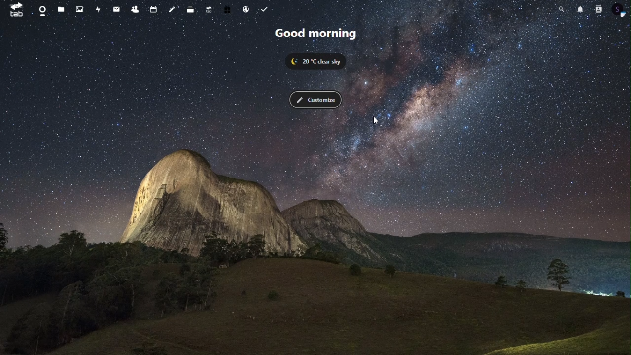 This screenshot has height=355, width=631. Describe the element at coordinates (246, 10) in the screenshot. I see `mail hosting` at that location.